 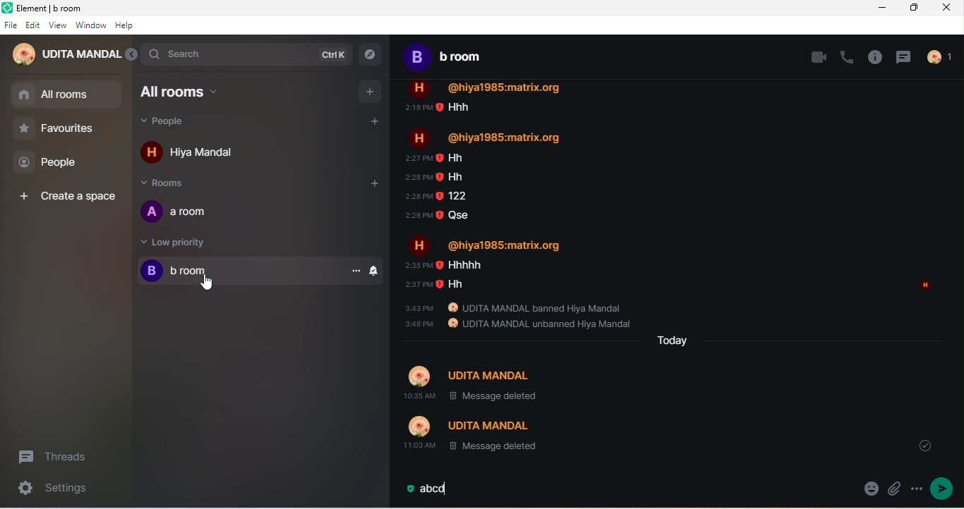 What do you see at coordinates (247, 54) in the screenshot?
I see `search` at bounding box center [247, 54].